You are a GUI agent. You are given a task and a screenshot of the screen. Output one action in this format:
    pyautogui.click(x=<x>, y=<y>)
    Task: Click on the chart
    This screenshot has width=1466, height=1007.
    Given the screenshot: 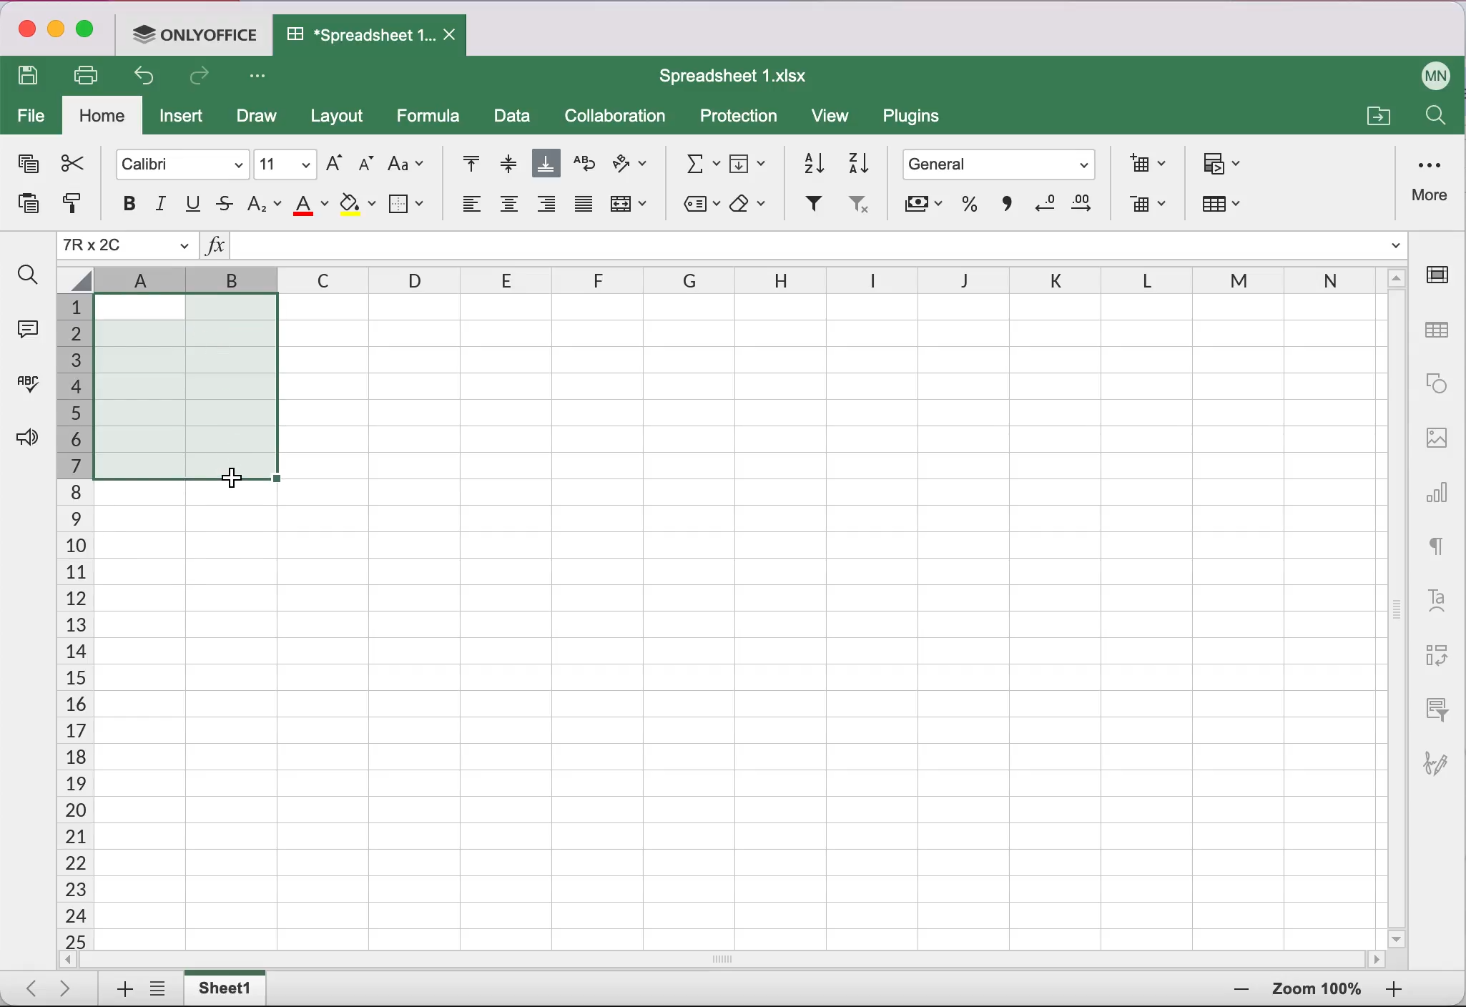 What is the action you would take?
    pyautogui.click(x=1439, y=487)
    